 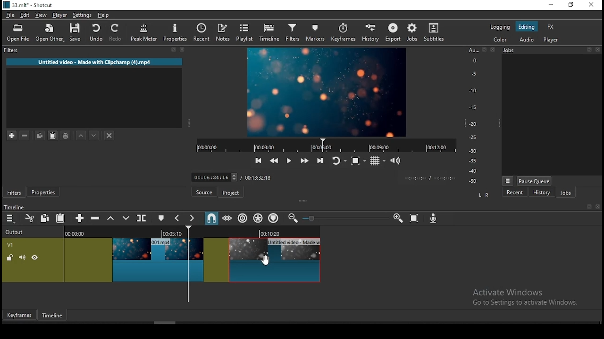 I want to click on playlist, so click(x=245, y=33).